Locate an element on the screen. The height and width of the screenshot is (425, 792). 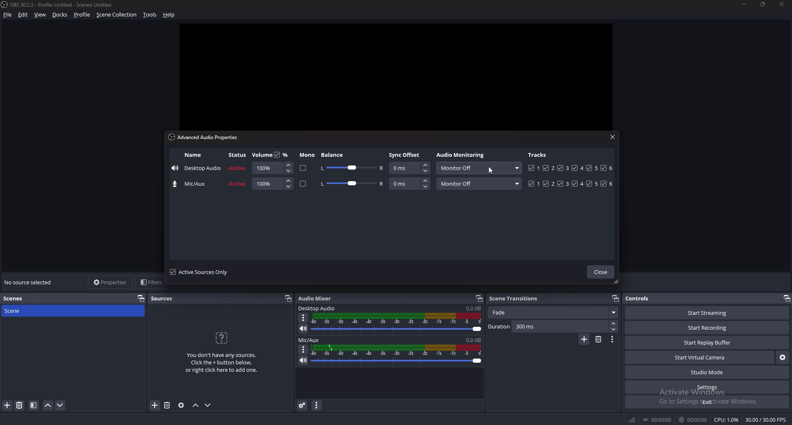
volume level is located at coordinates (474, 340).